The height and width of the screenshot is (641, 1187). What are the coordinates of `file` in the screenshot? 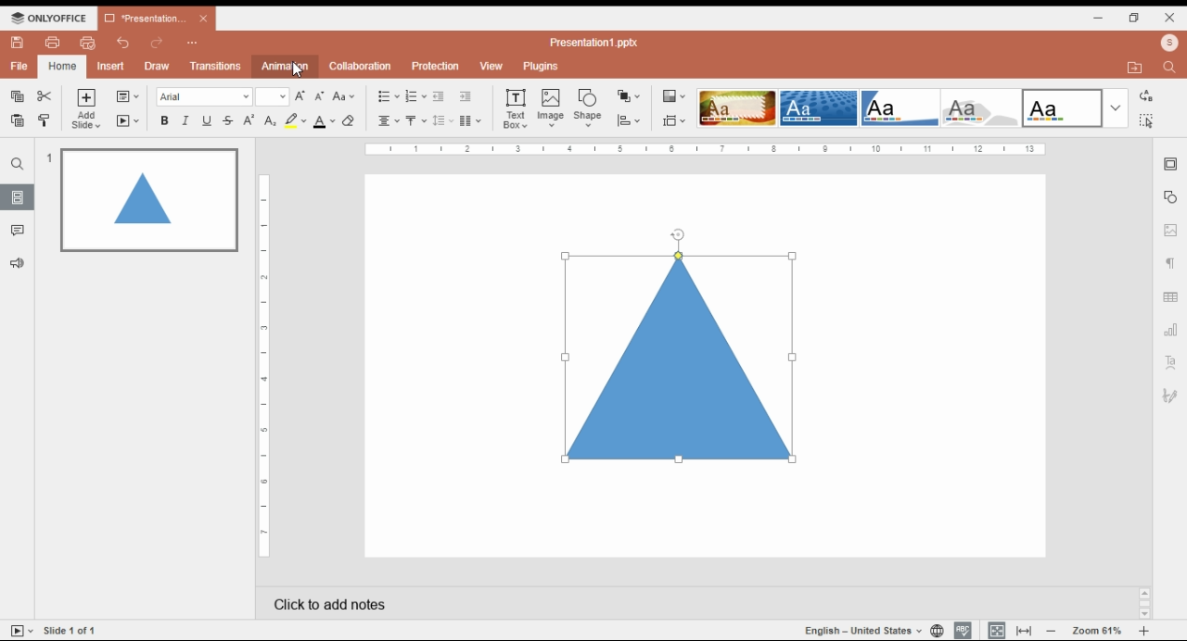 It's located at (19, 66).